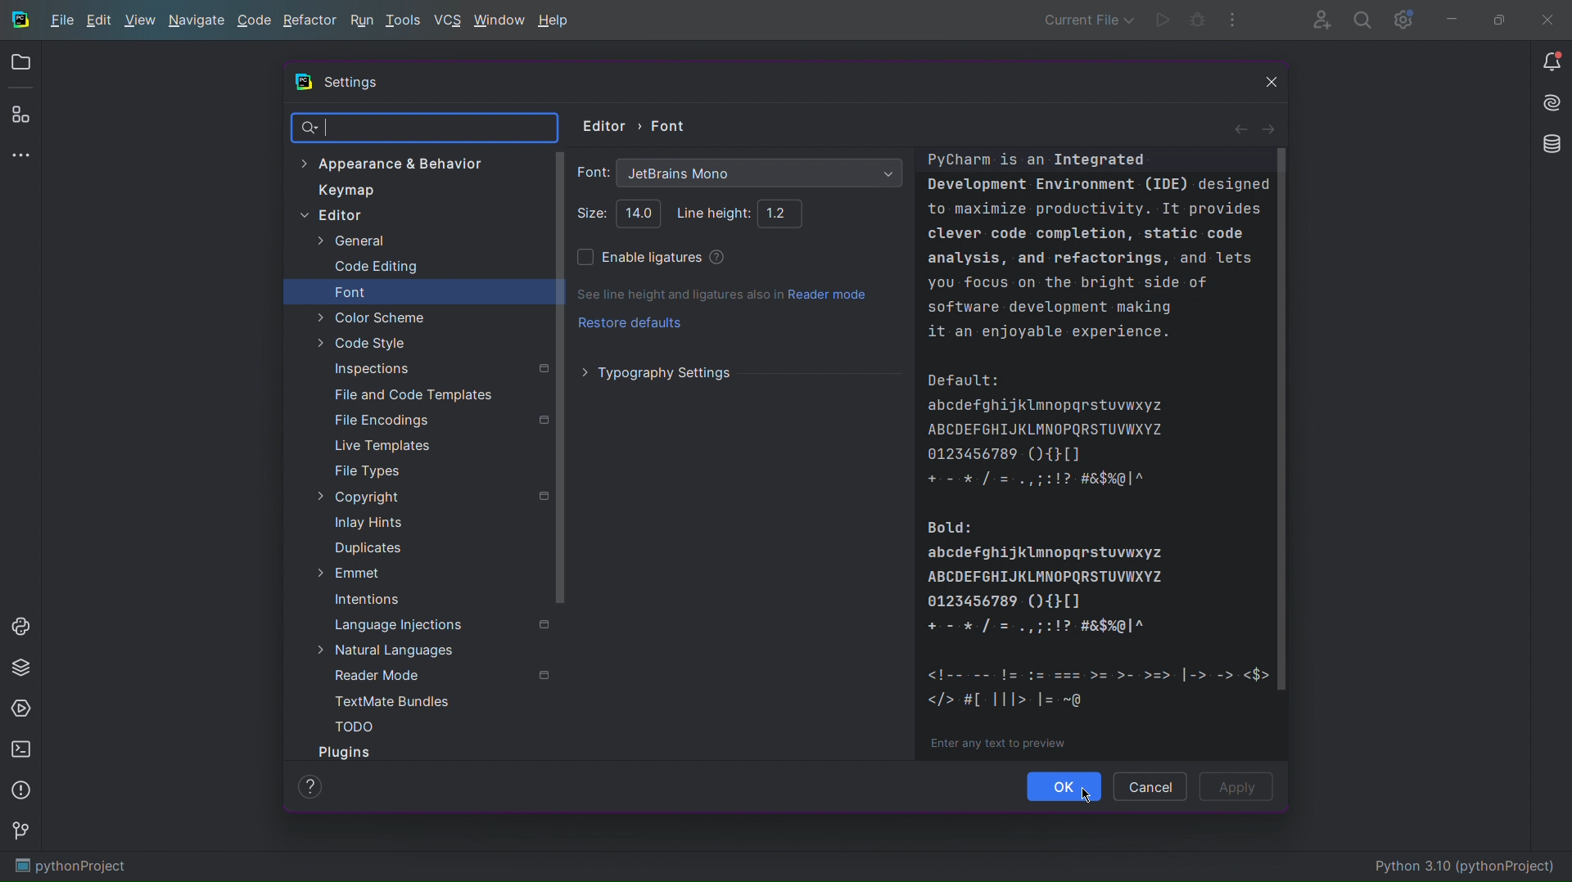 The height and width of the screenshot is (882, 1572). I want to click on Window, so click(499, 22).